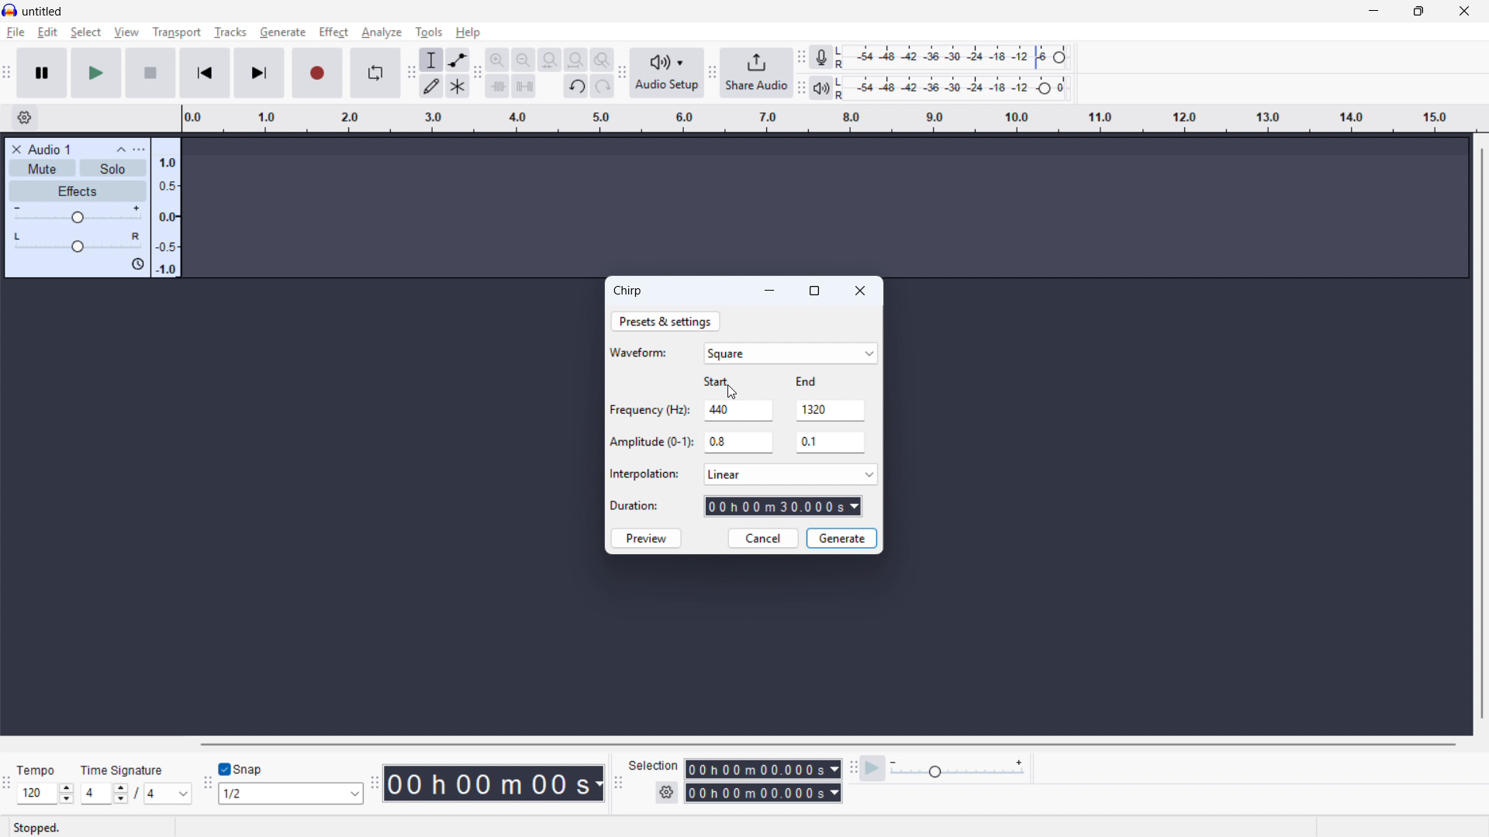  Describe the element at coordinates (830, 744) in the screenshot. I see `Horizontal scroll bar ` at that location.